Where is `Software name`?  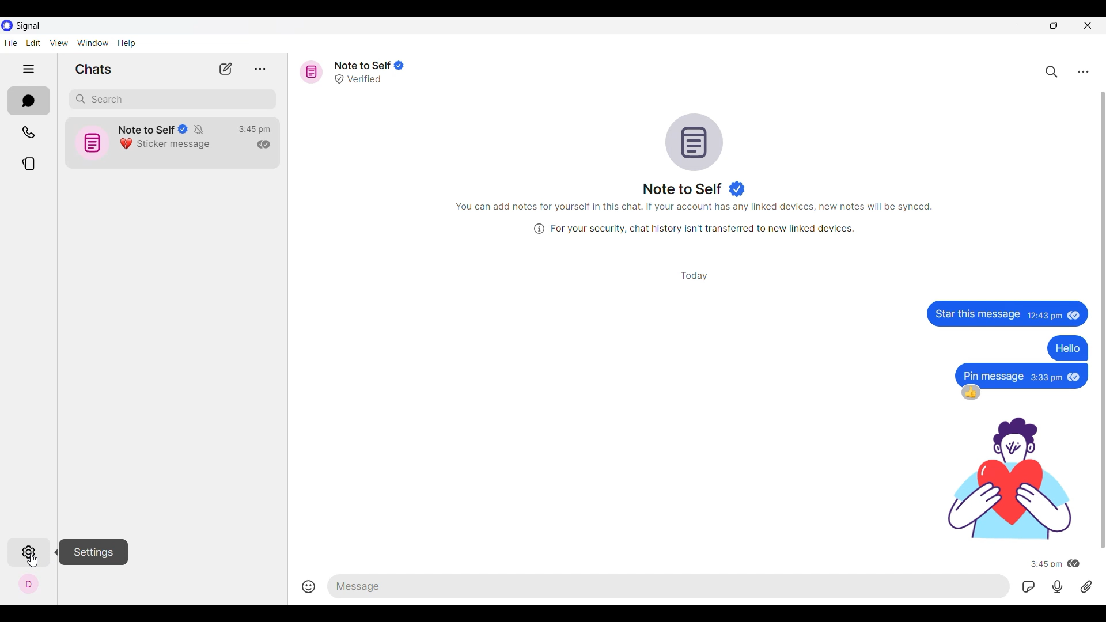
Software name is located at coordinates (28, 26).